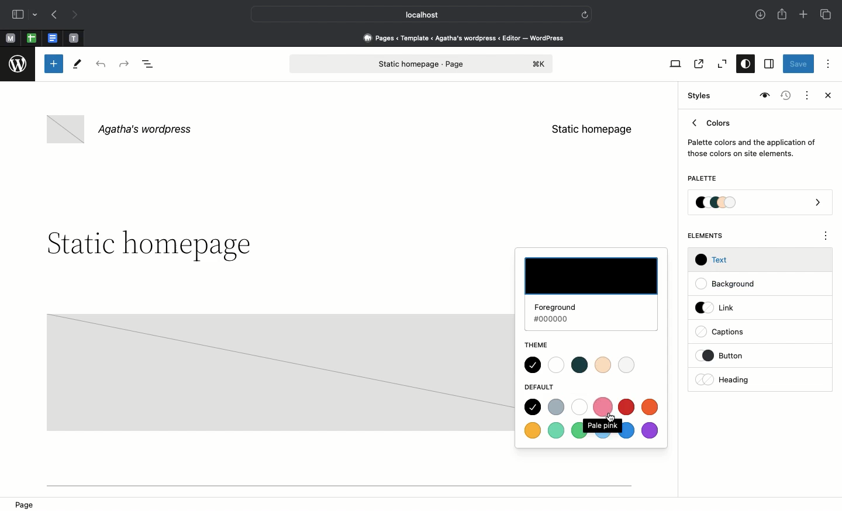 This screenshot has width=842, height=511. Describe the element at coordinates (761, 16) in the screenshot. I see `Downloads` at that location.